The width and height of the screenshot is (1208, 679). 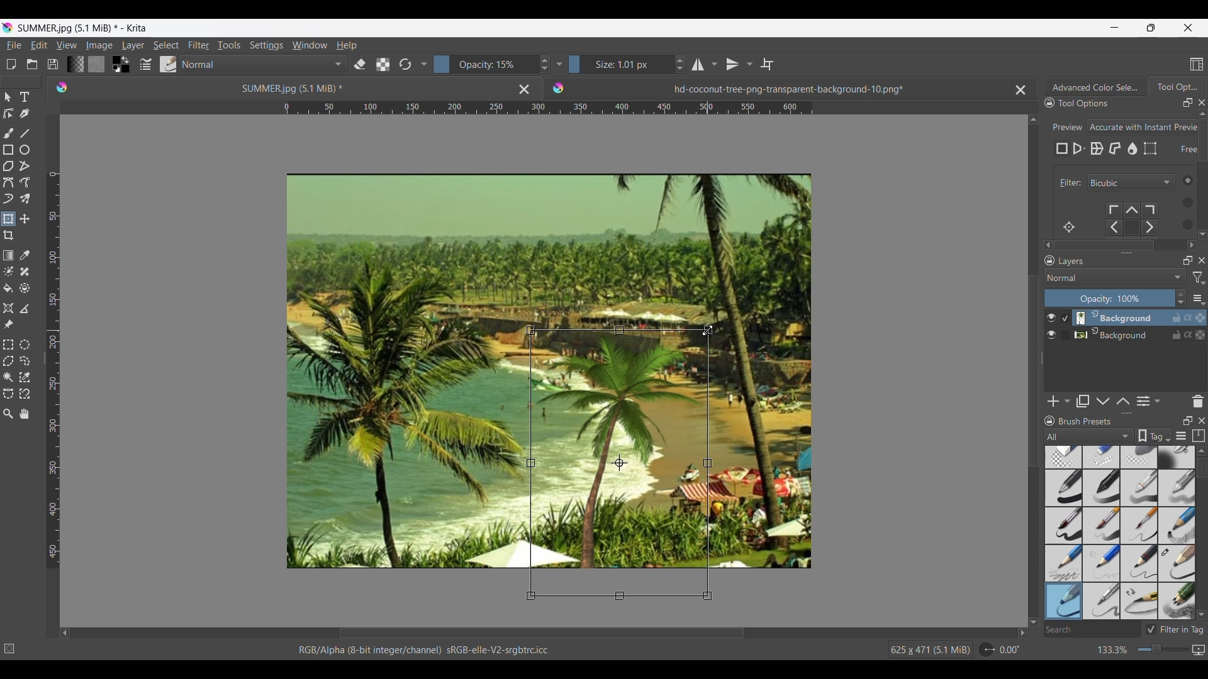 I want to click on Preview, so click(x=1065, y=123).